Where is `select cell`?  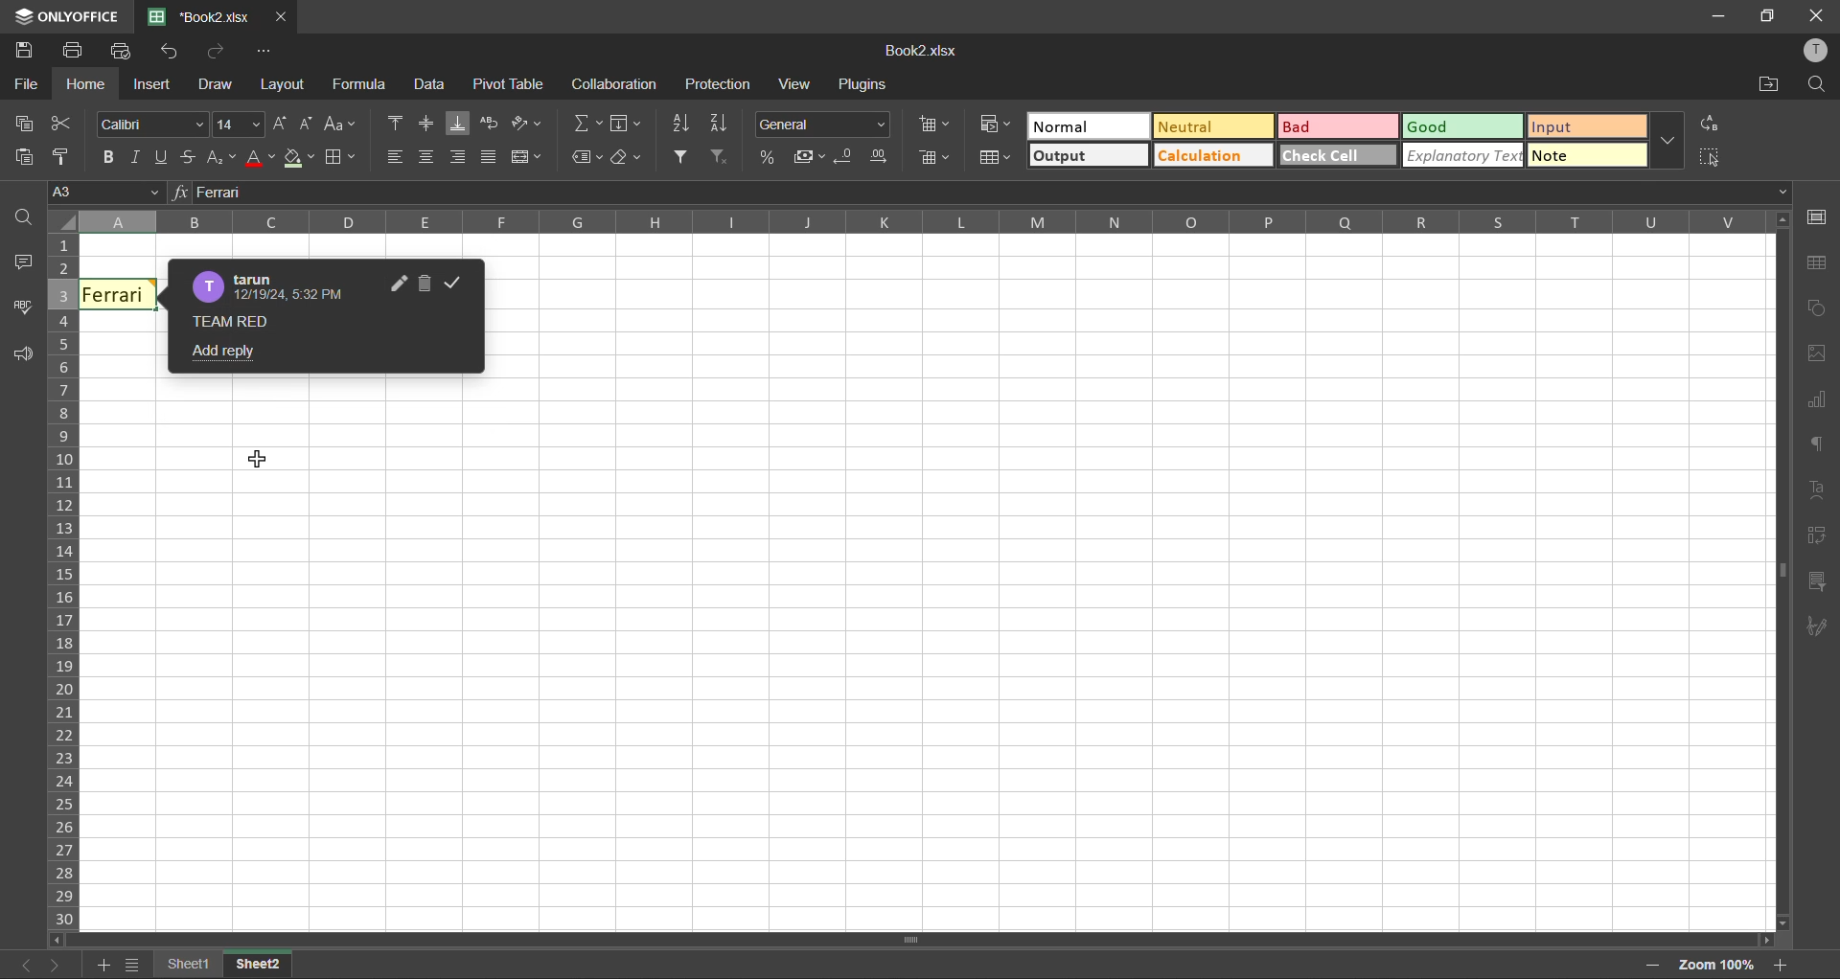
select cell is located at coordinates (1716, 160).